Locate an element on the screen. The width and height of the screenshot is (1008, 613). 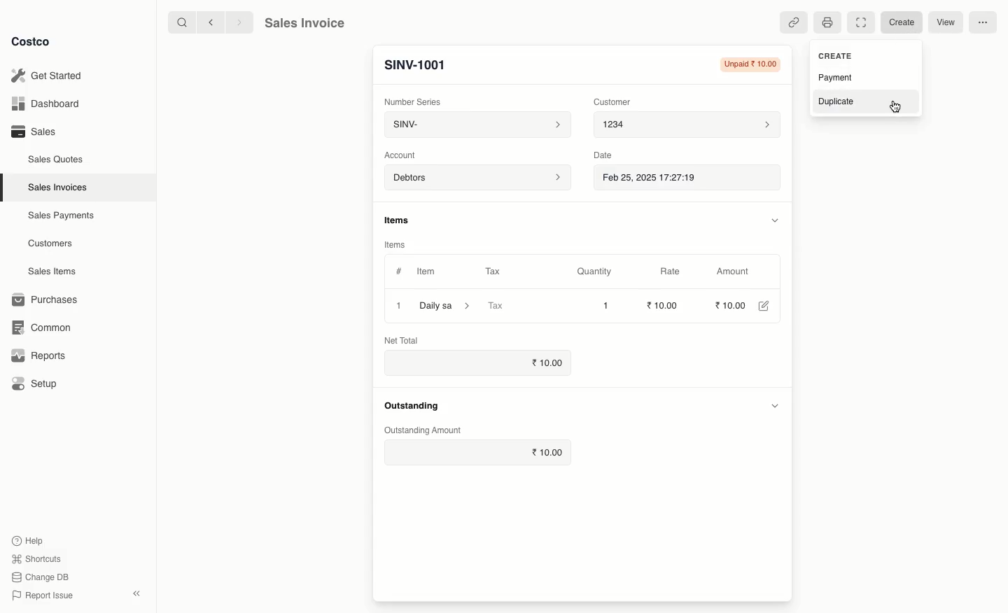
More options is located at coordinates (984, 21).